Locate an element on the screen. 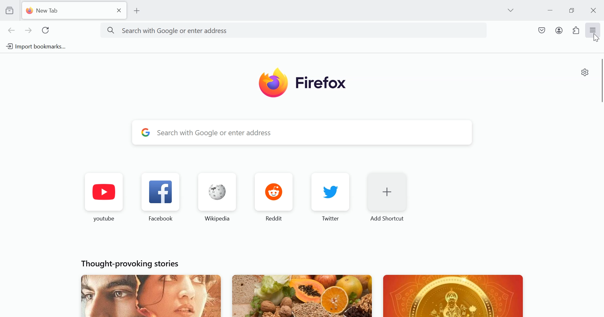 Image resolution: width=604 pixels, height=317 pixels. Facebook is located at coordinates (162, 197).